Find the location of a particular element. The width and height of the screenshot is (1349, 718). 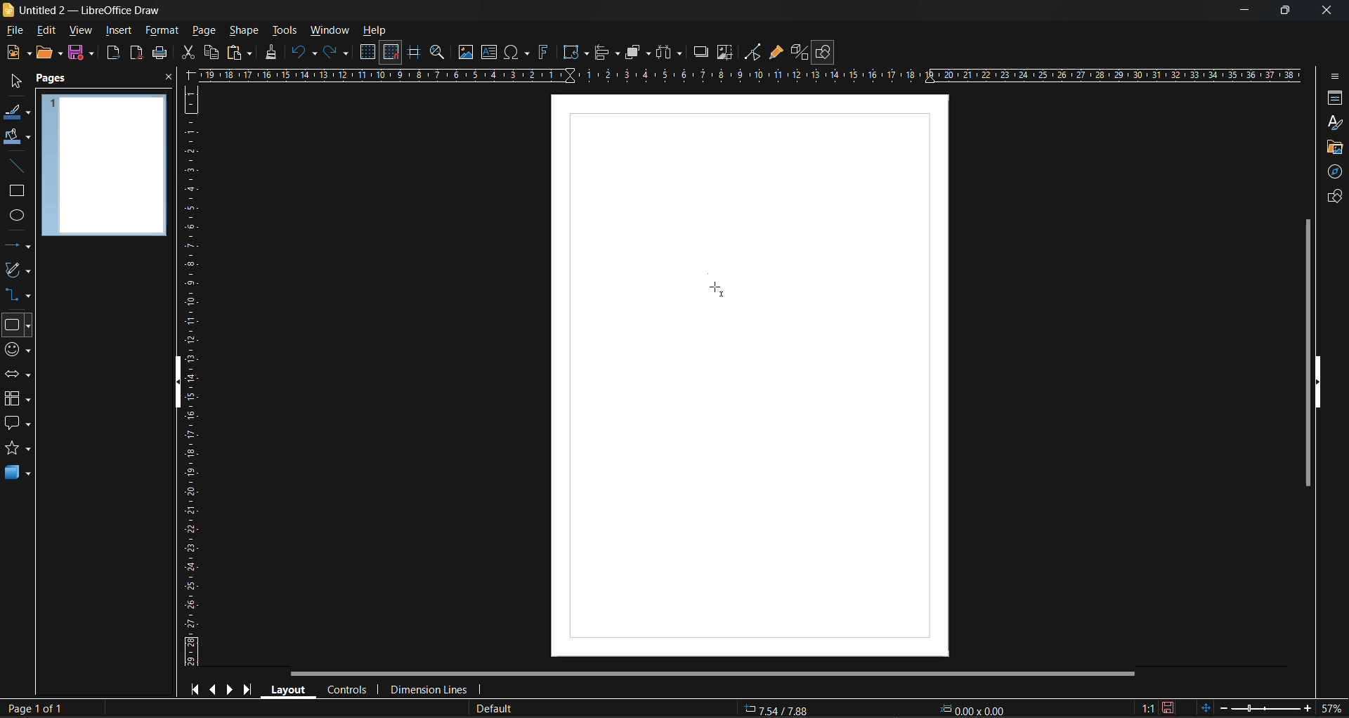

special characters is located at coordinates (518, 53).